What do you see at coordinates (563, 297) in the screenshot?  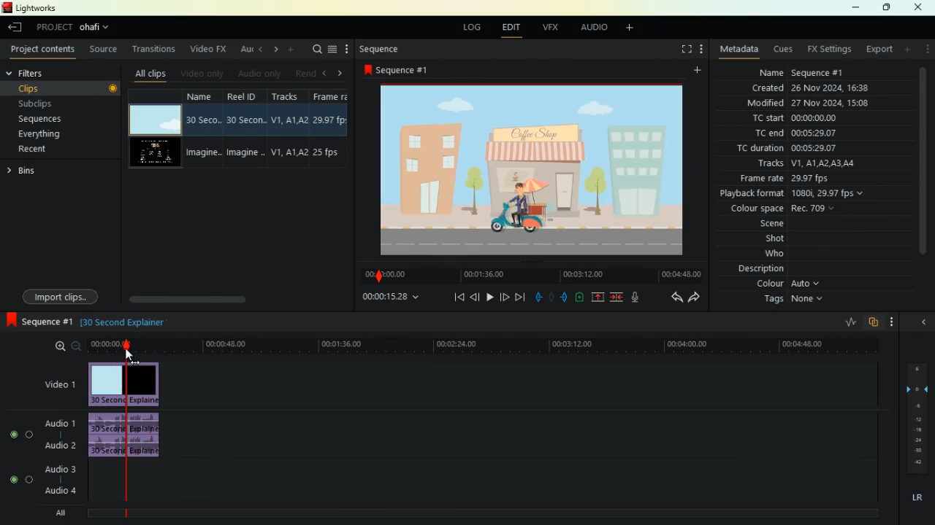 I see `push` at bounding box center [563, 297].